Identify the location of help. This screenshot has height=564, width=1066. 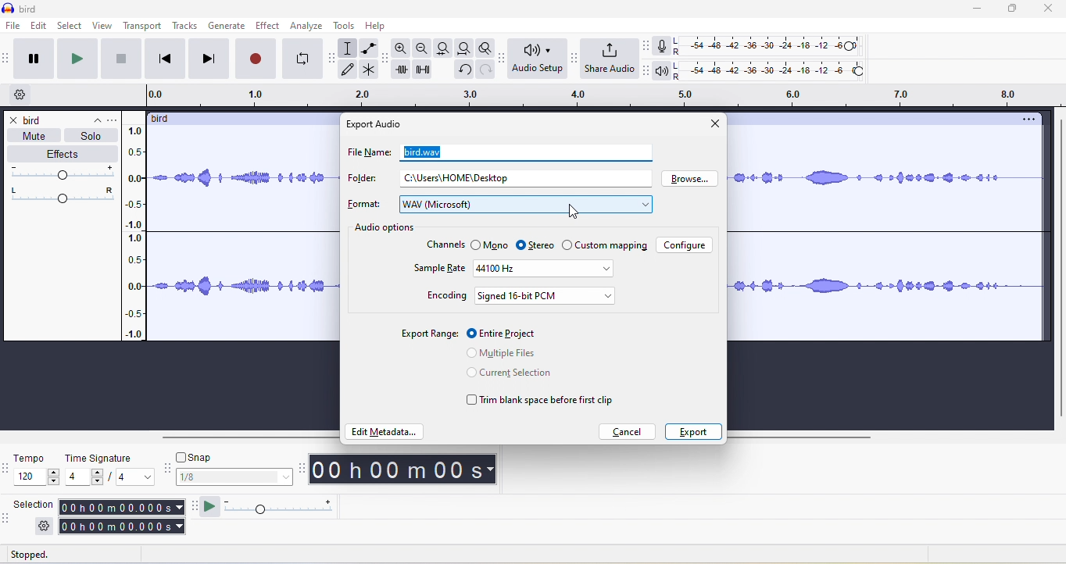
(379, 26).